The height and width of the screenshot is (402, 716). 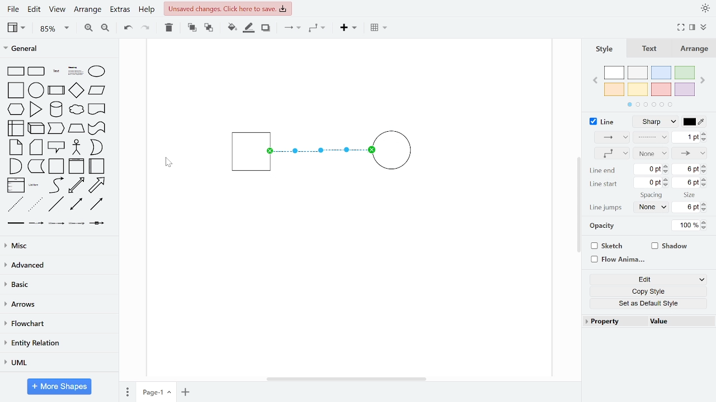 I want to click on paralellogram, so click(x=97, y=90).